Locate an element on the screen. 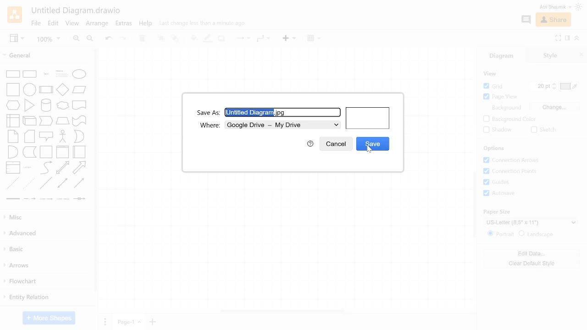 The width and height of the screenshot is (587, 330). Options is located at coordinates (494, 149).